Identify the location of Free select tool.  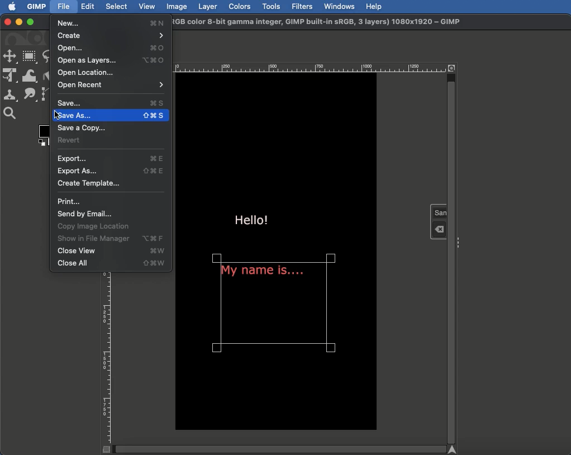
(50, 58).